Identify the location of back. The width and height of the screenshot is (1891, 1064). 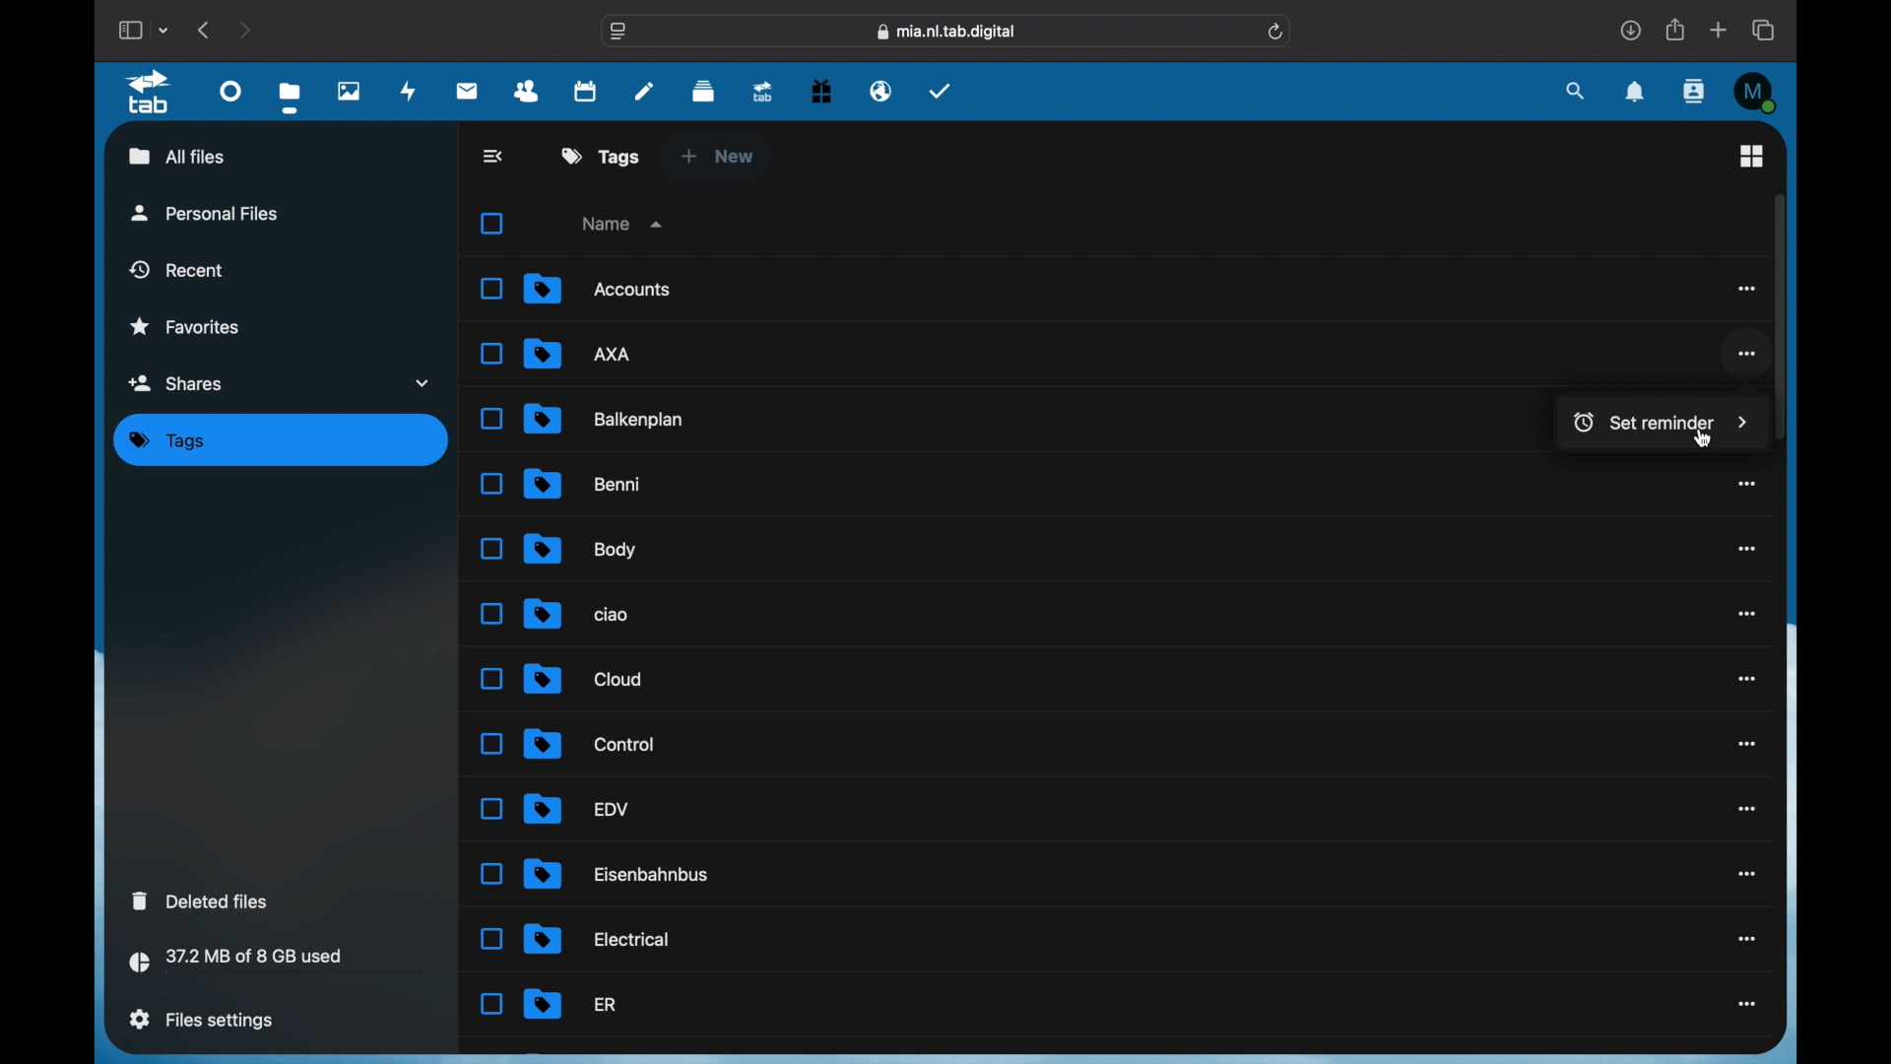
(494, 156).